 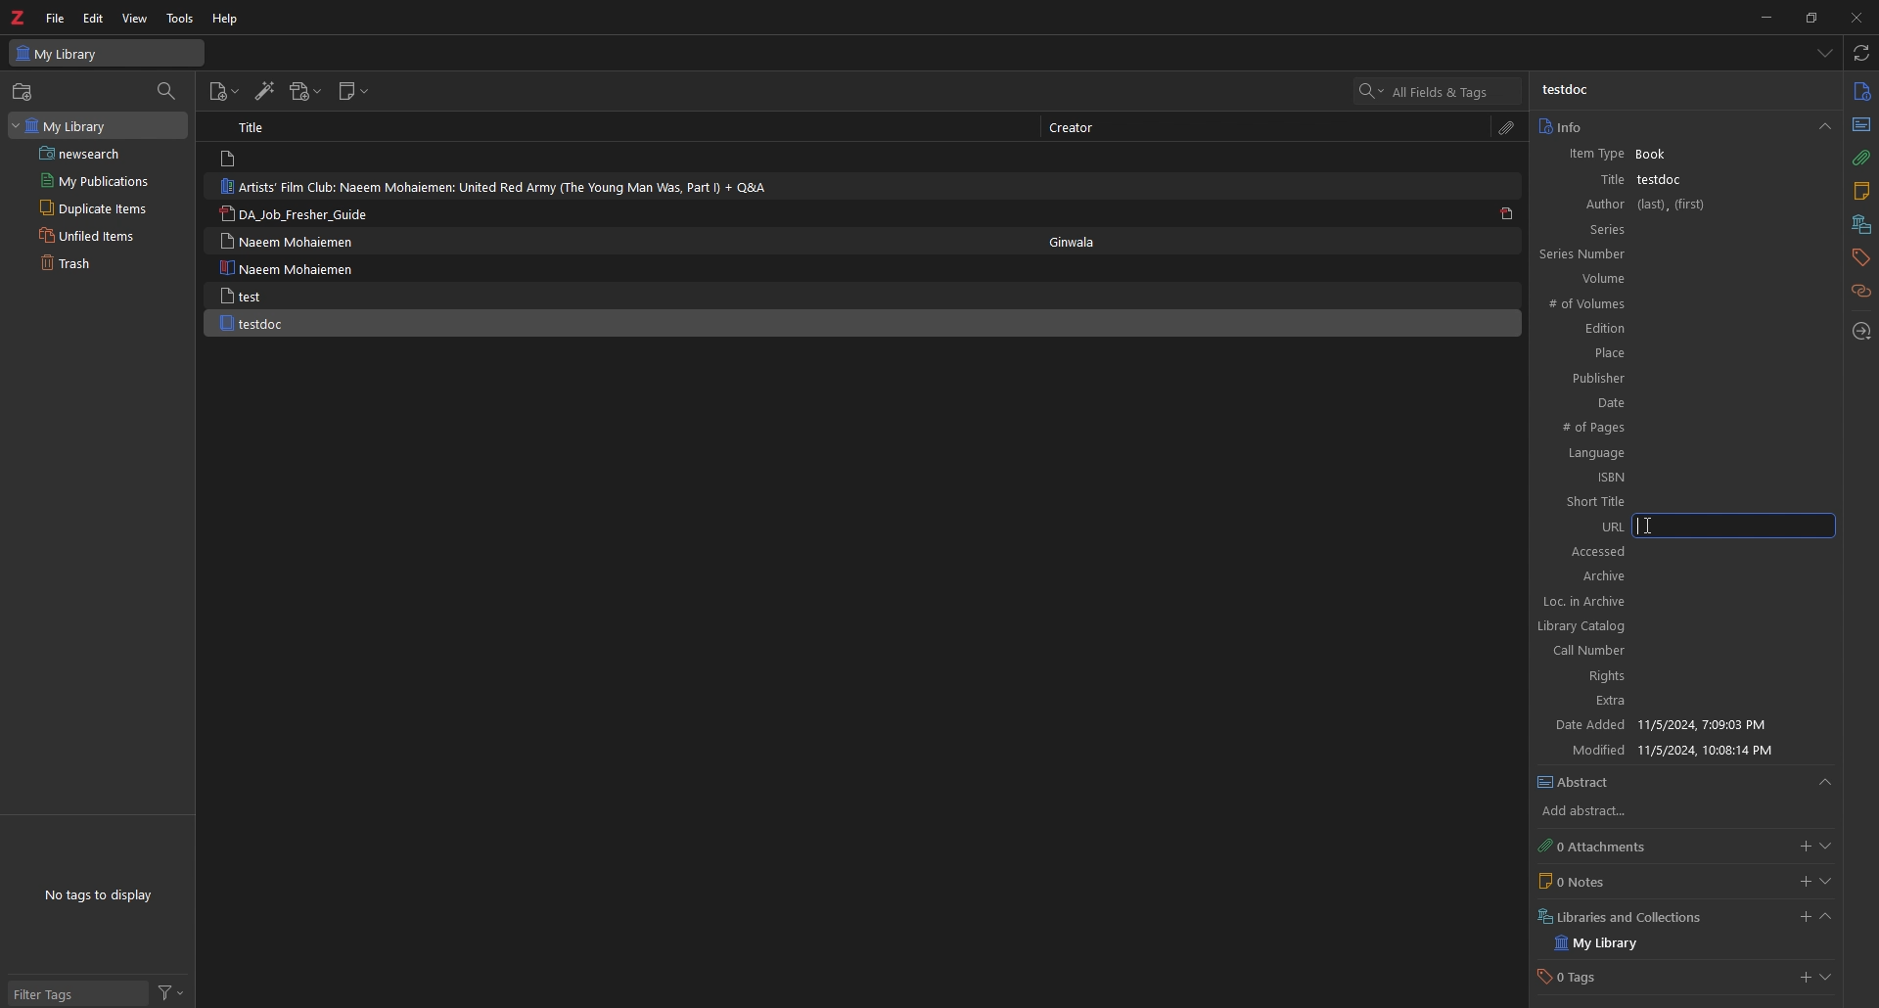 I want to click on cursor, so click(x=1649, y=527).